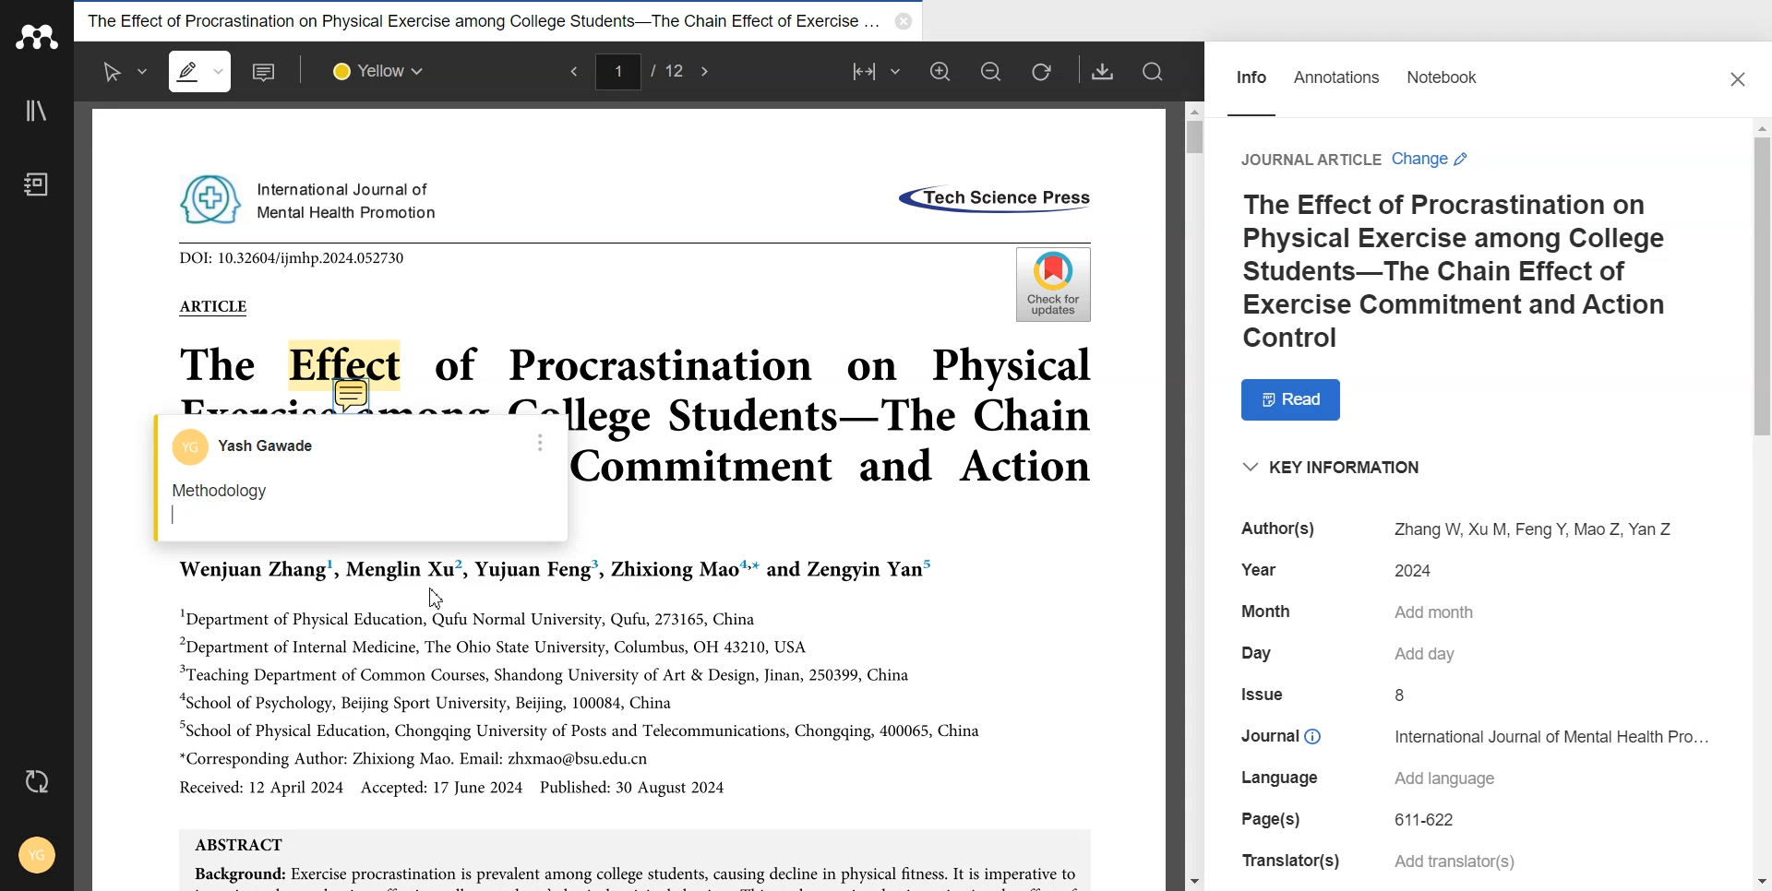 The image size is (1772, 891). Describe the element at coordinates (1445, 81) in the screenshot. I see `Notebook` at that location.